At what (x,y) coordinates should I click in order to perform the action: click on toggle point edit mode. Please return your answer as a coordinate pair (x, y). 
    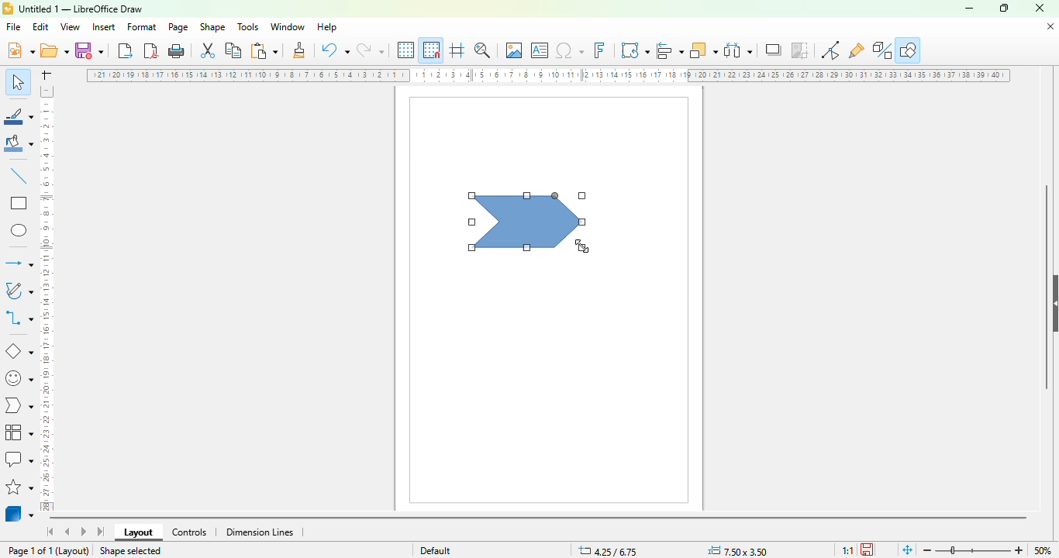
    Looking at the image, I should click on (830, 50).